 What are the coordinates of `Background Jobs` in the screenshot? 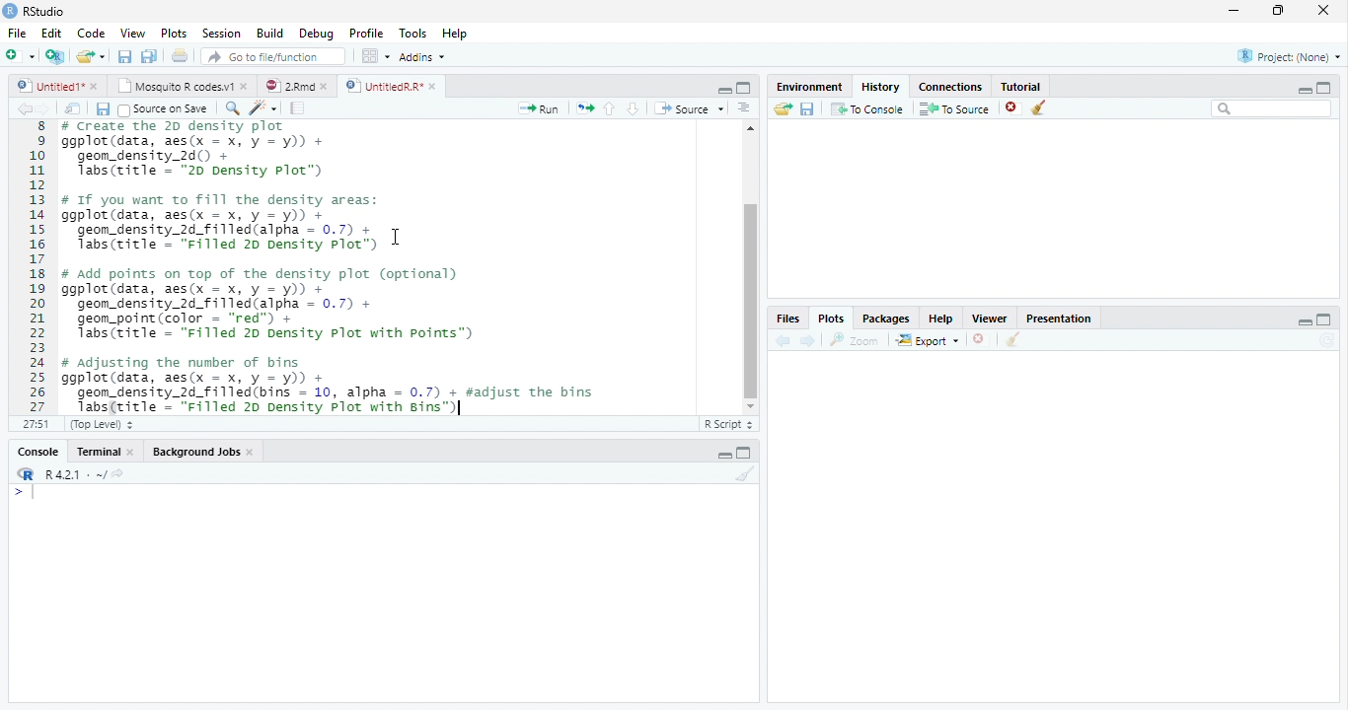 It's located at (197, 453).